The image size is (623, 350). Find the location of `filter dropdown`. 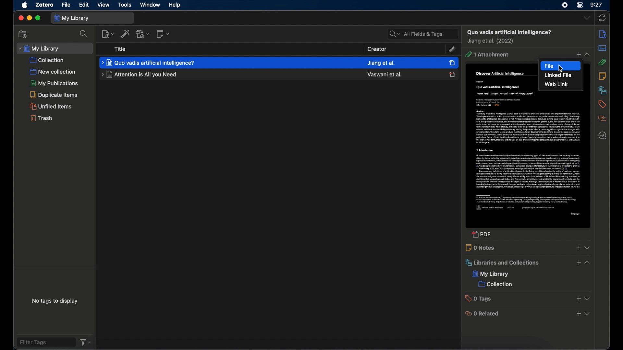

filter dropdown is located at coordinates (86, 343).